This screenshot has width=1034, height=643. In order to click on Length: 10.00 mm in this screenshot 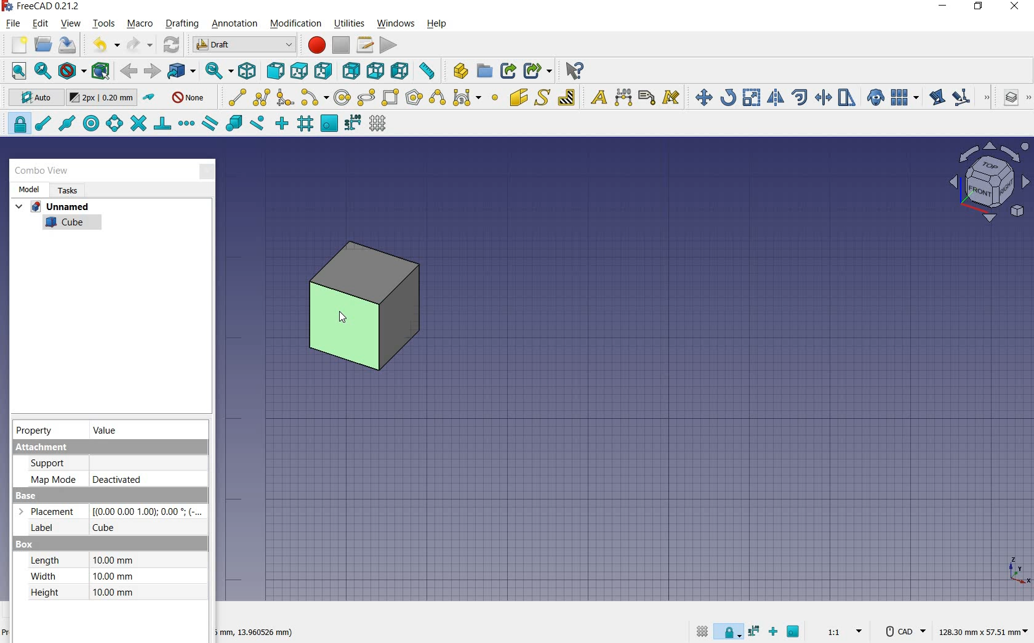, I will do `click(81, 560)`.